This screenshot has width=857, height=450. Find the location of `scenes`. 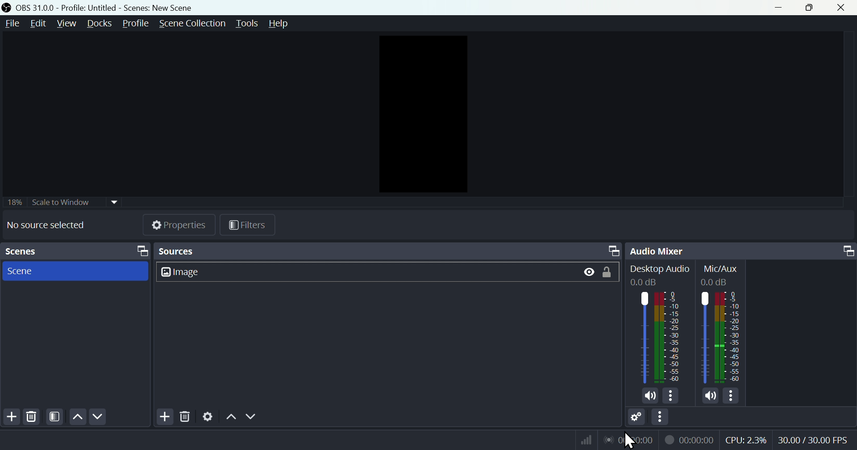

scenes is located at coordinates (75, 271).